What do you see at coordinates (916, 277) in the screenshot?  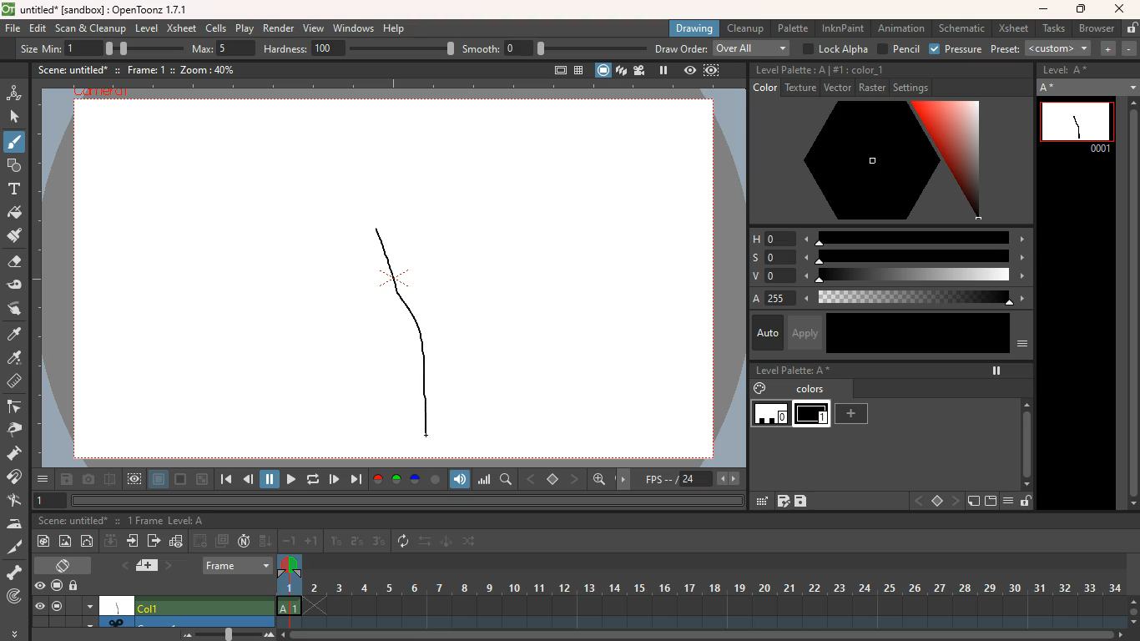 I see `scale` at bounding box center [916, 277].